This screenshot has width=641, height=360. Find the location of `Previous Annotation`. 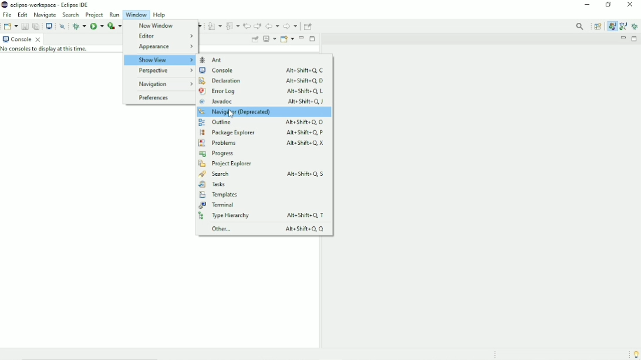

Previous Annotation is located at coordinates (232, 26).